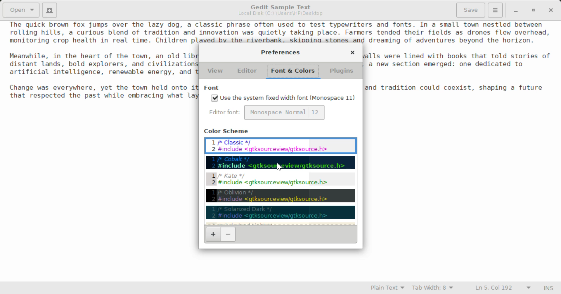  What do you see at coordinates (213, 88) in the screenshot?
I see `Font Options Heading` at bounding box center [213, 88].